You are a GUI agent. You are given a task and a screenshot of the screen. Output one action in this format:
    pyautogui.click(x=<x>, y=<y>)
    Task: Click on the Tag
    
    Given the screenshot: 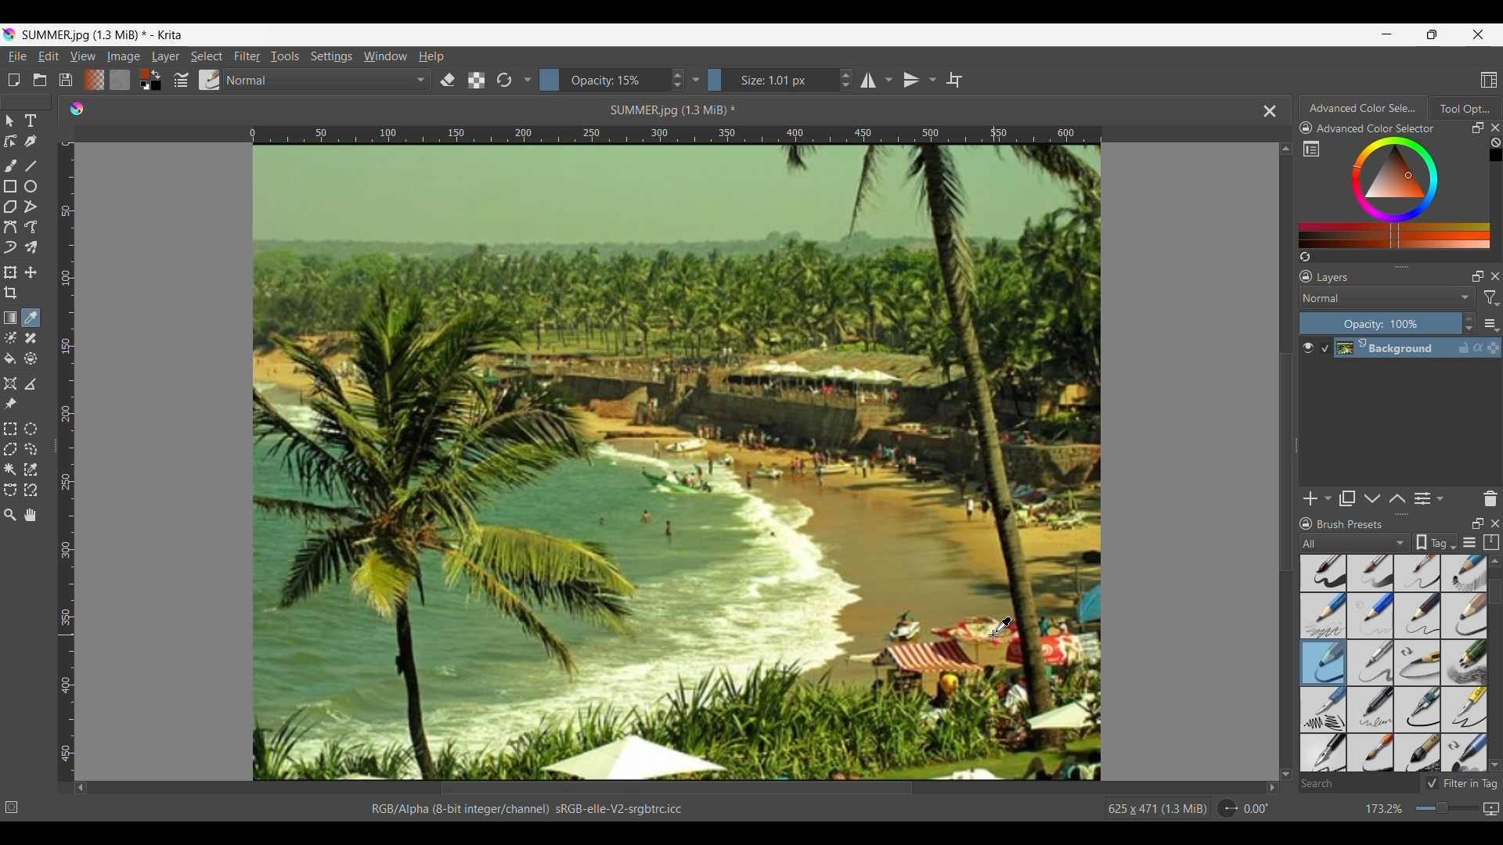 What is the action you would take?
    pyautogui.click(x=1435, y=542)
    